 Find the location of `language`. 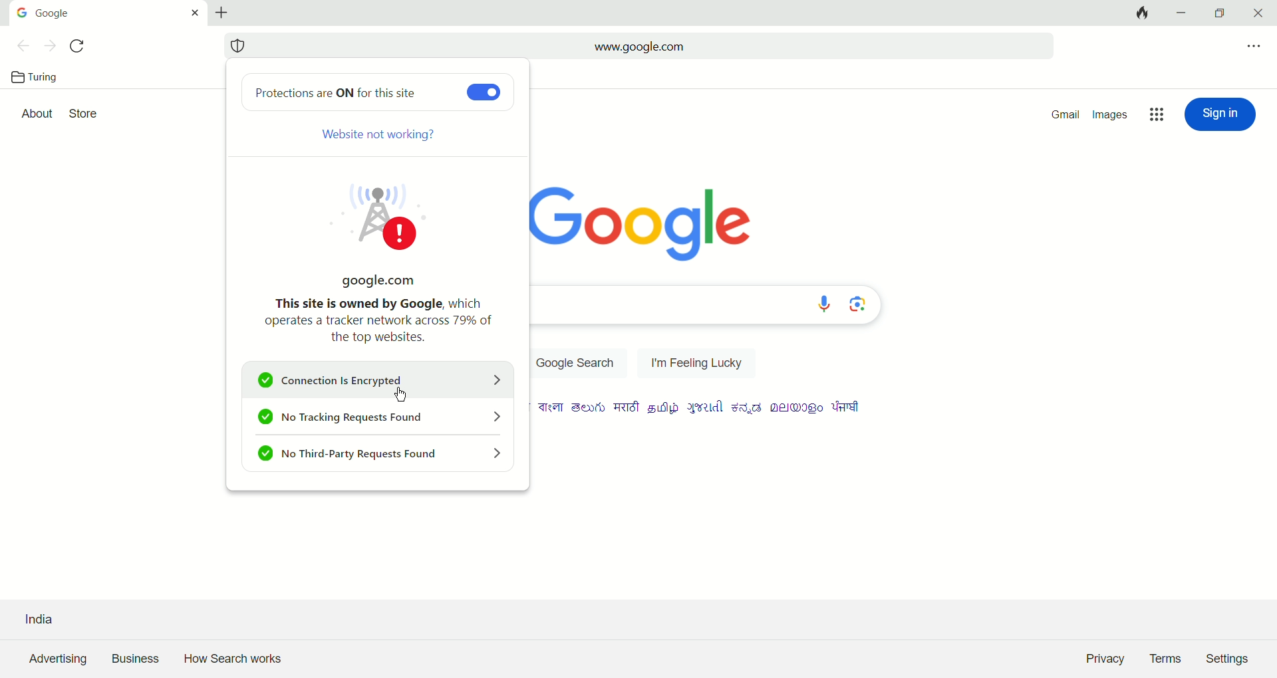

language is located at coordinates (628, 407).